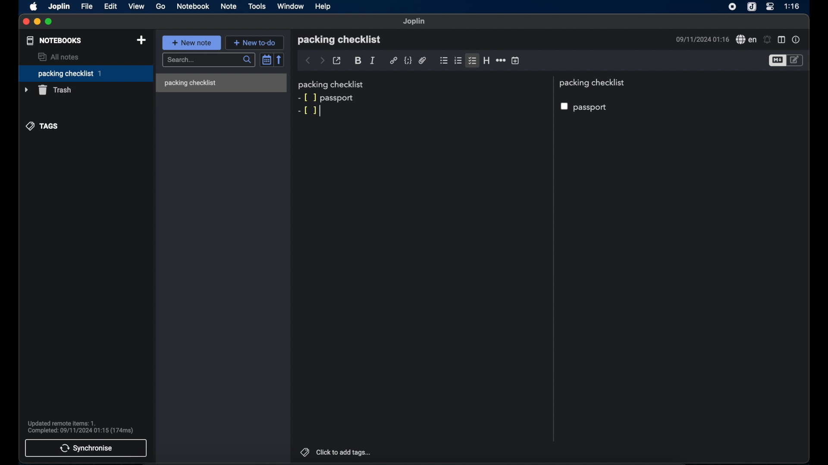  What do you see at coordinates (111, 6) in the screenshot?
I see `edit` at bounding box center [111, 6].